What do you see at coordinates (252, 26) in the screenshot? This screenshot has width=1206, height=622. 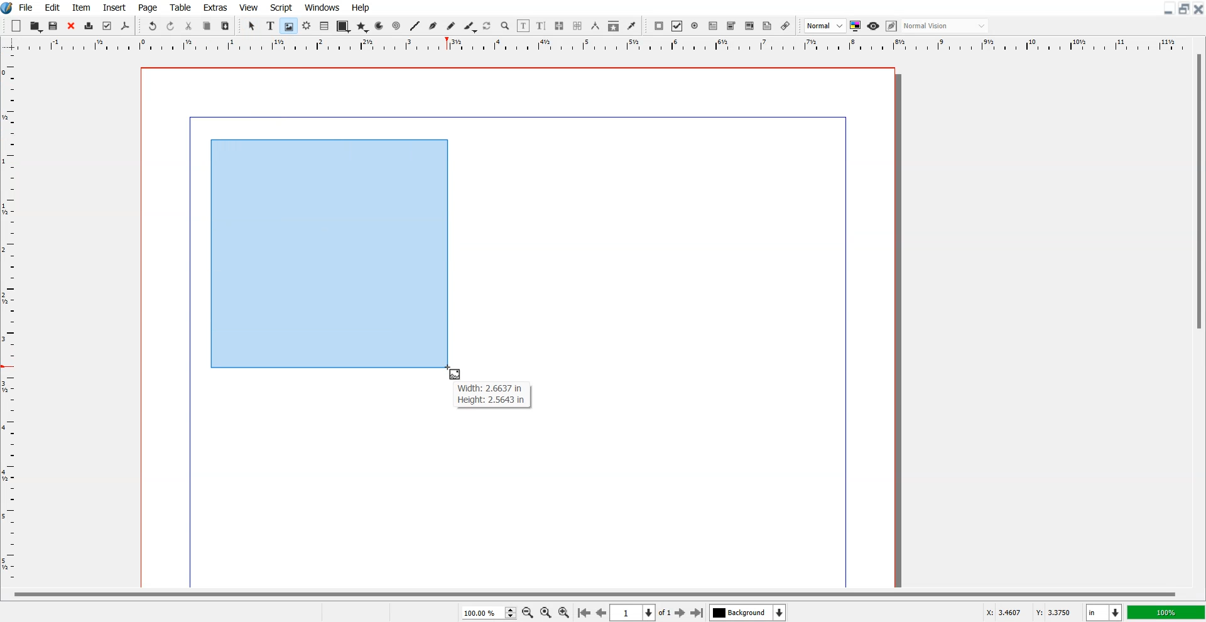 I see `Select Item` at bounding box center [252, 26].